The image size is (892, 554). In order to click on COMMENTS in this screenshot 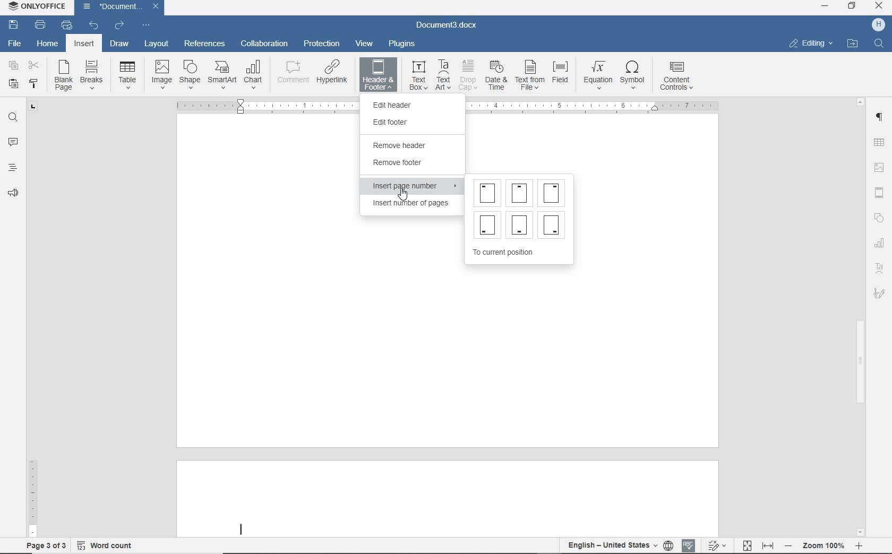, I will do `click(13, 141)`.